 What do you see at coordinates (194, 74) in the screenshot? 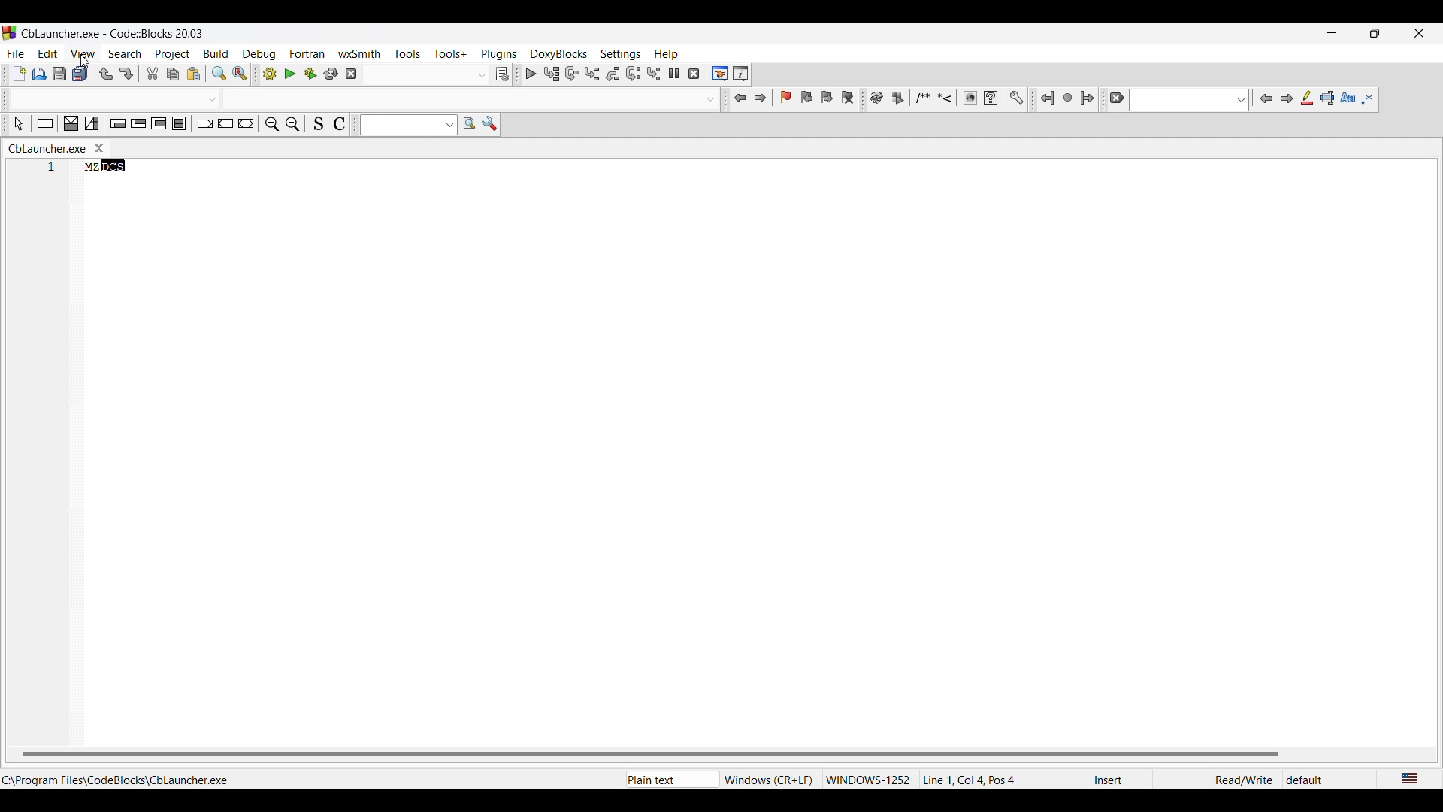
I see `Paste` at bounding box center [194, 74].